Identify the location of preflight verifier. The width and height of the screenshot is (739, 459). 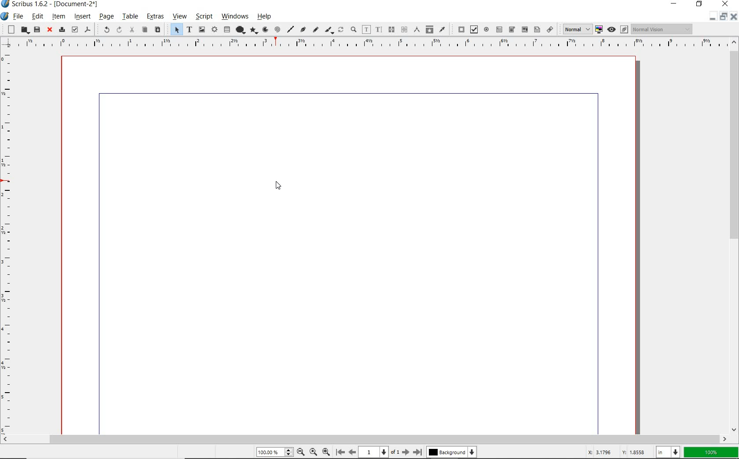
(74, 29).